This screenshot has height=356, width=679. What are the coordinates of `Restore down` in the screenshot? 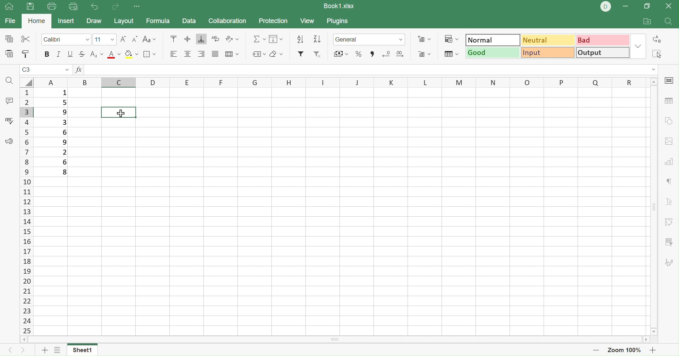 It's located at (647, 7).